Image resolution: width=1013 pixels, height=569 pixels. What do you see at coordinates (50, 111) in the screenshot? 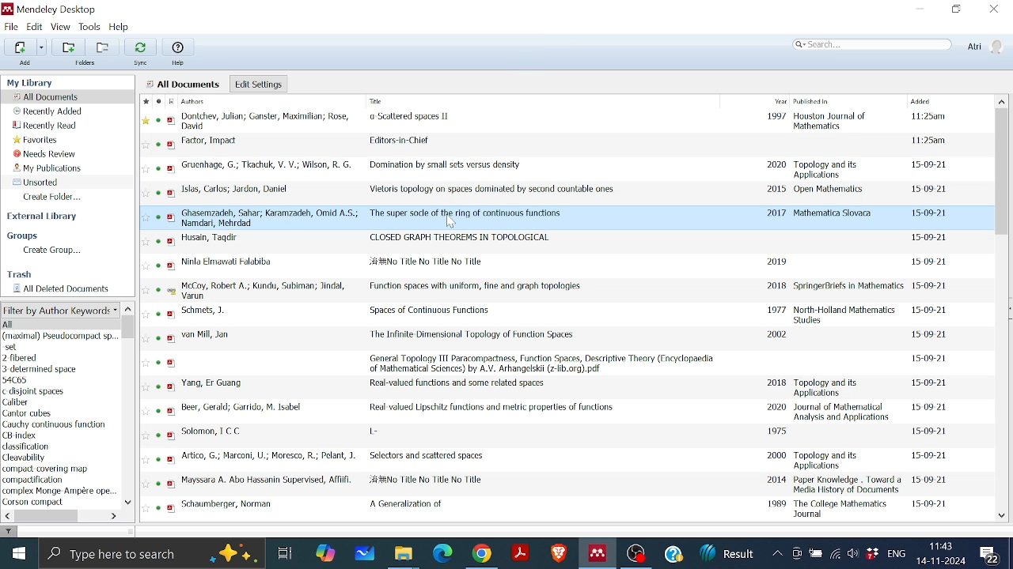
I see `Recently added` at bounding box center [50, 111].